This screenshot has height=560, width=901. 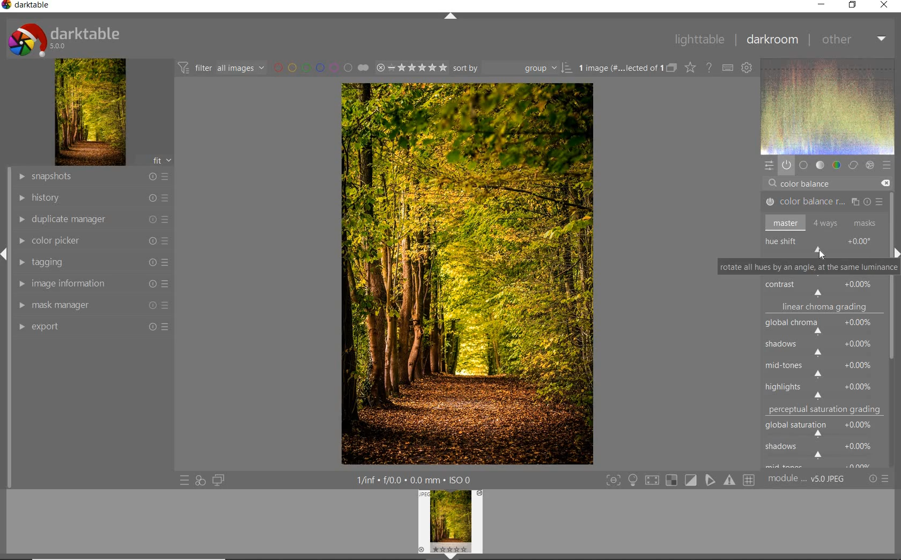 What do you see at coordinates (690, 69) in the screenshot?
I see `change type of overlay` at bounding box center [690, 69].